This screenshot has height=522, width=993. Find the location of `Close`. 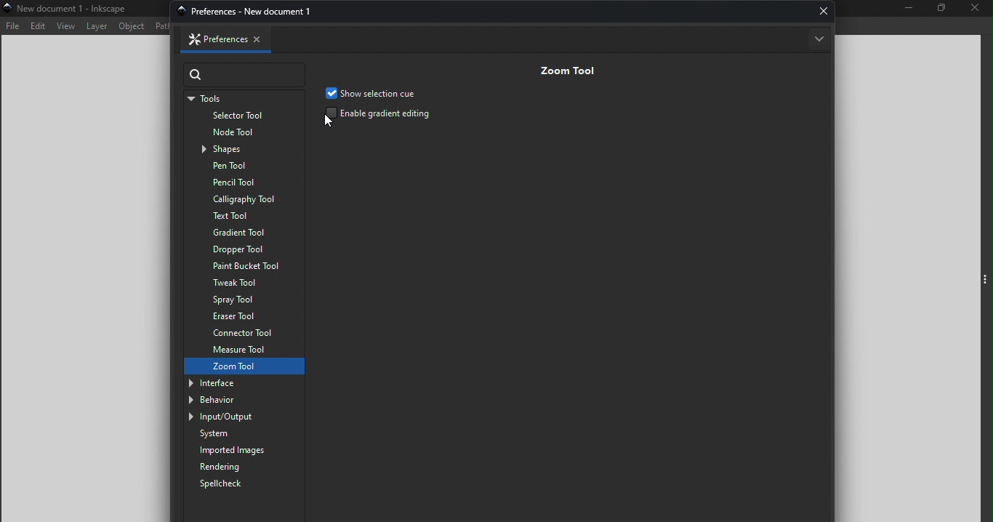

Close is located at coordinates (260, 40).